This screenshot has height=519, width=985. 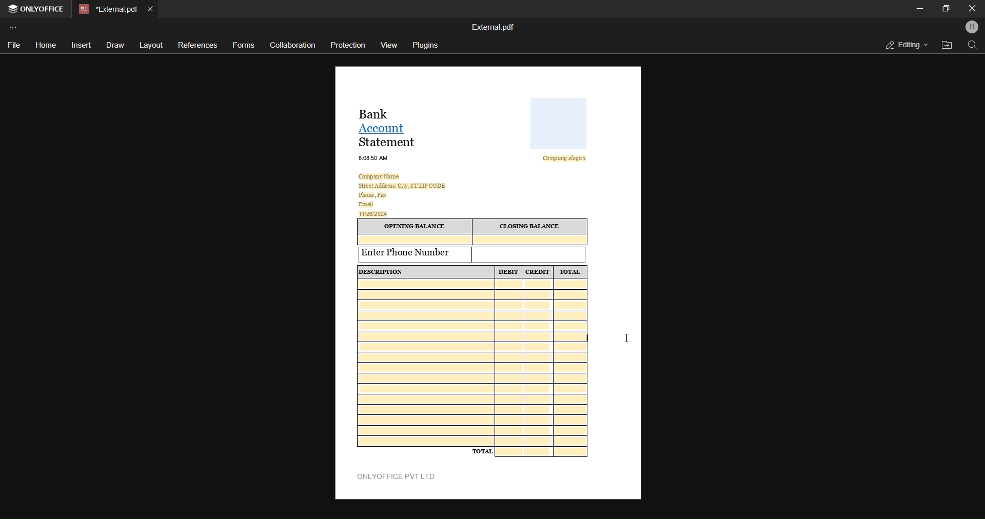 I want to click on customize toolbar, so click(x=16, y=26).